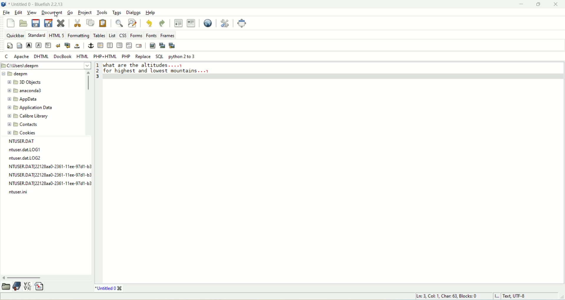 The width and height of the screenshot is (565, 300). What do you see at coordinates (78, 35) in the screenshot?
I see `formatting` at bounding box center [78, 35].